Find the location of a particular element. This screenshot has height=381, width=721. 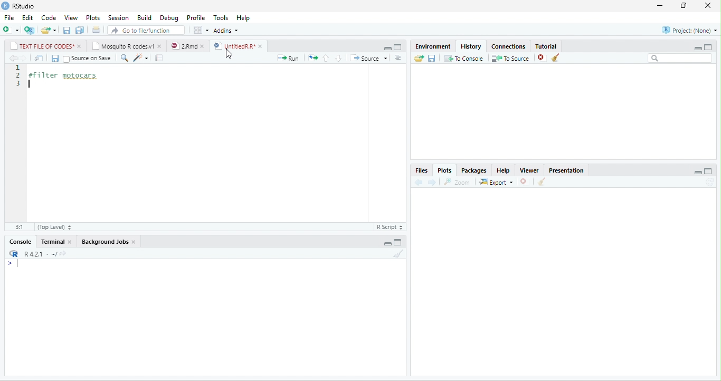

maximize is located at coordinates (397, 47).